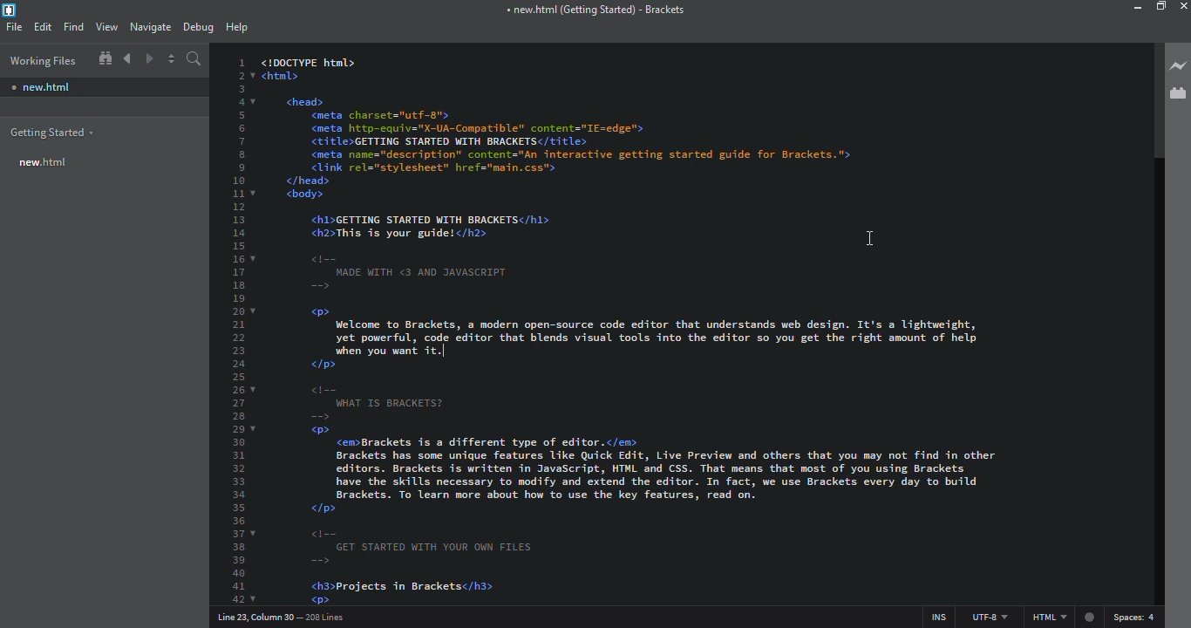 Image resolution: width=1191 pixels, height=628 pixels. Describe the element at coordinates (127, 58) in the screenshot. I see `navigate back` at that location.